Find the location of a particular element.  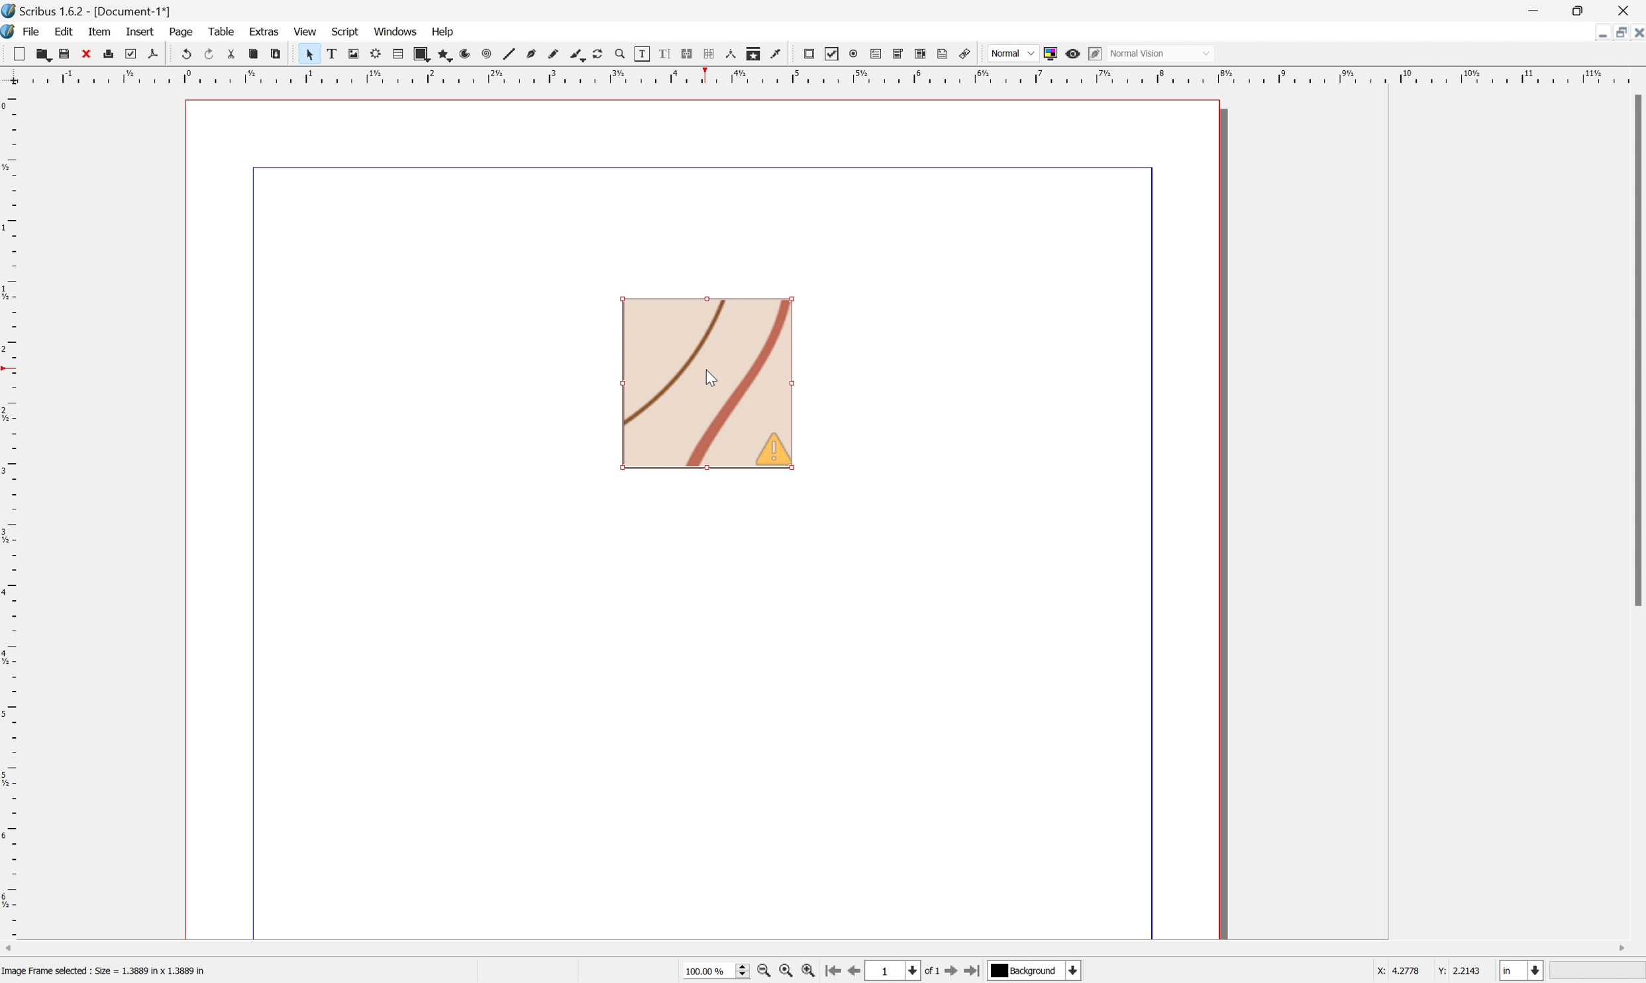

Last Page is located at coordinates (977, 970).